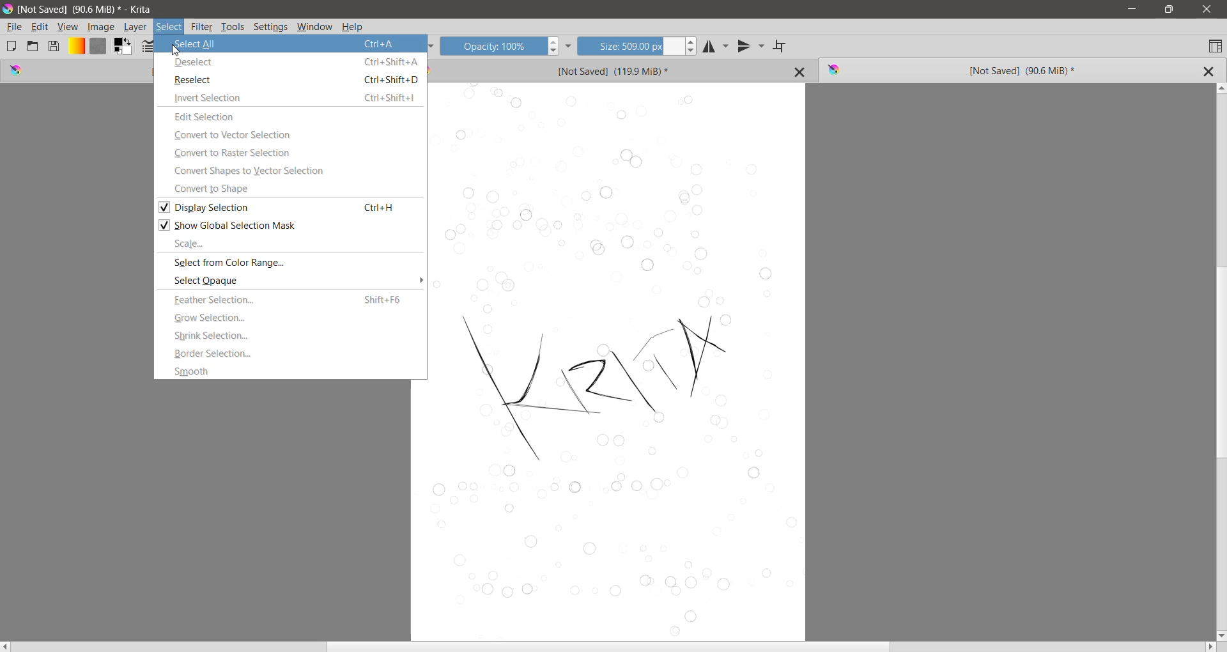  I want to click on Shrink Selection, so click(292, 336).